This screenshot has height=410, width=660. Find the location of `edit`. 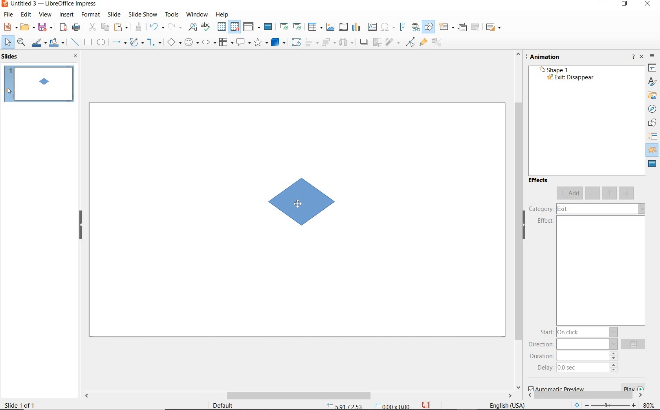

edit is located at coordinates (26, 15).